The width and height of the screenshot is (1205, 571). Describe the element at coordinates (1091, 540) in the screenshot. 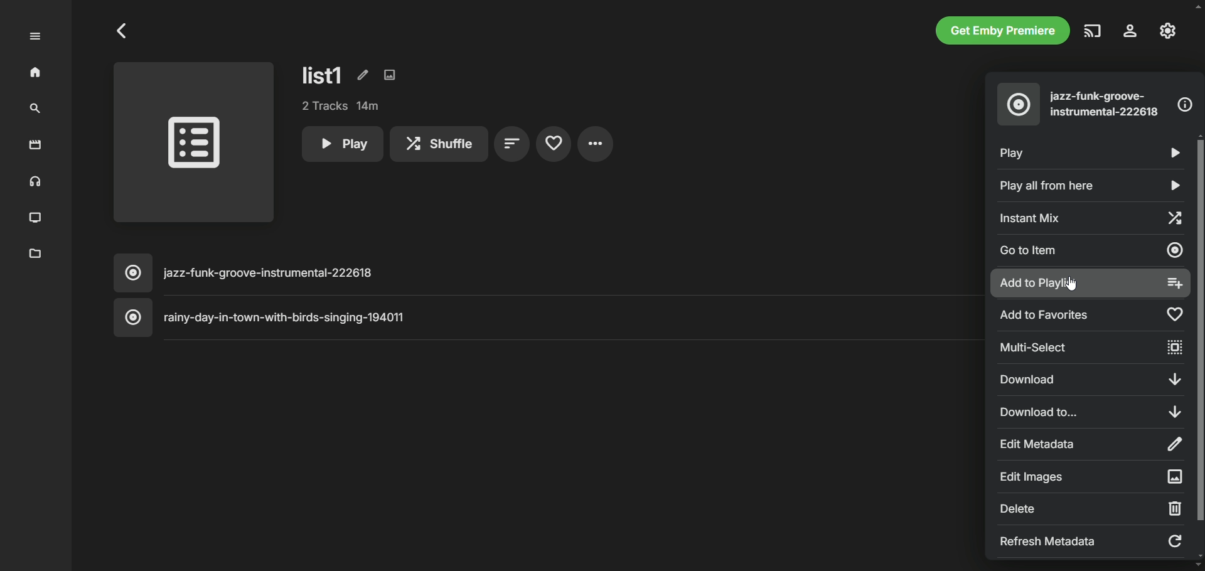

I see `refresh metadata` at that location.